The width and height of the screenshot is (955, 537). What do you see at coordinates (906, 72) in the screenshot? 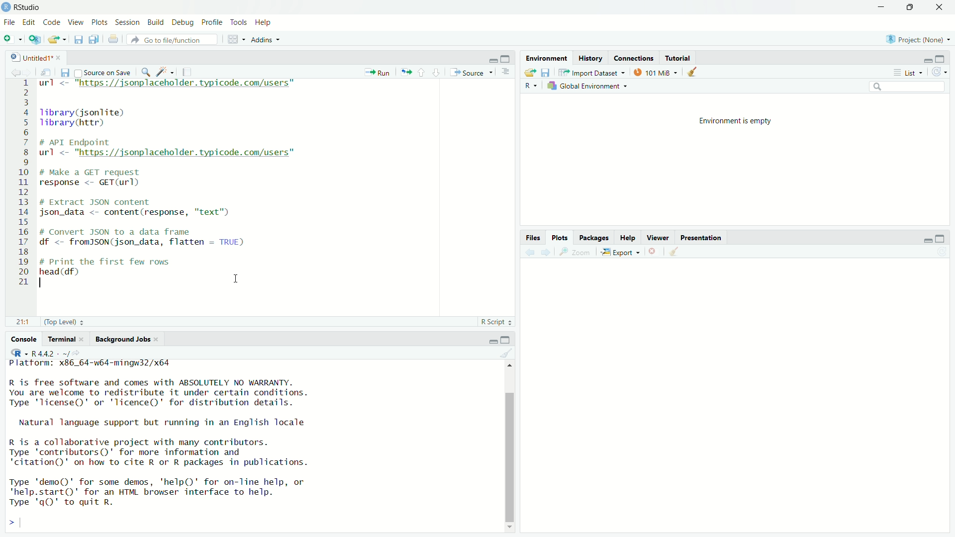
I see `List ` at bounding box center [906, 72].